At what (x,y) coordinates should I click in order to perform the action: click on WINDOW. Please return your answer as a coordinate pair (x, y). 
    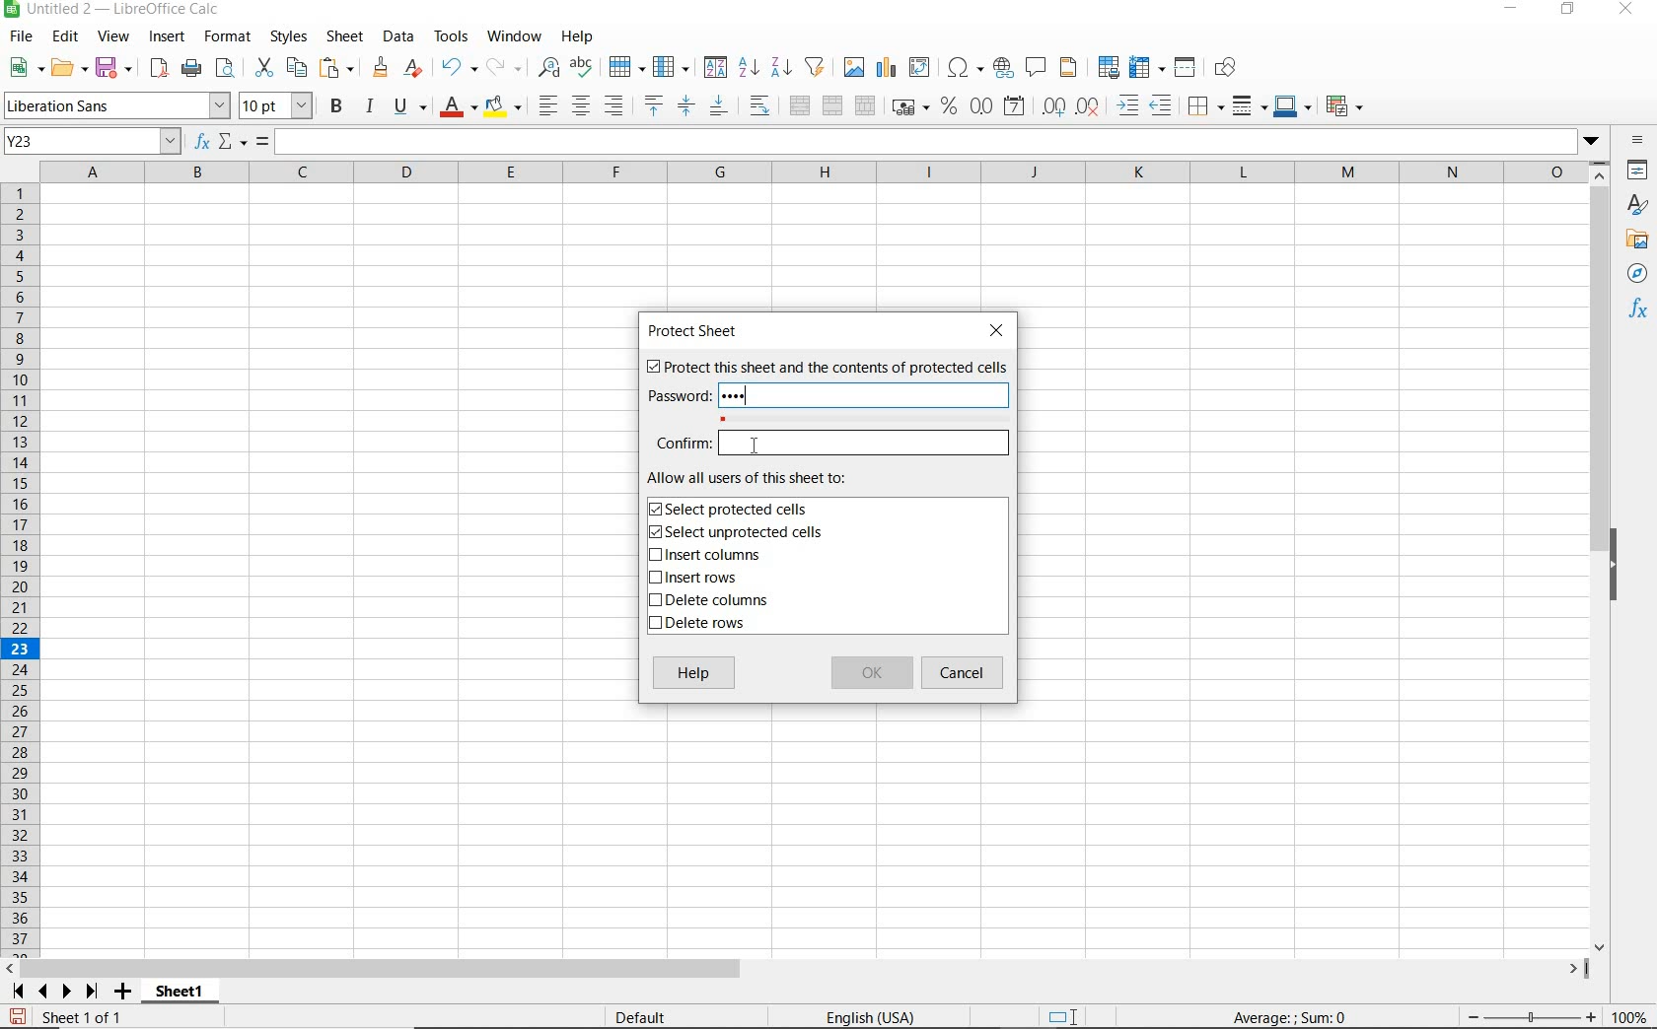
    Looking at the image, I should click on (514, 36).